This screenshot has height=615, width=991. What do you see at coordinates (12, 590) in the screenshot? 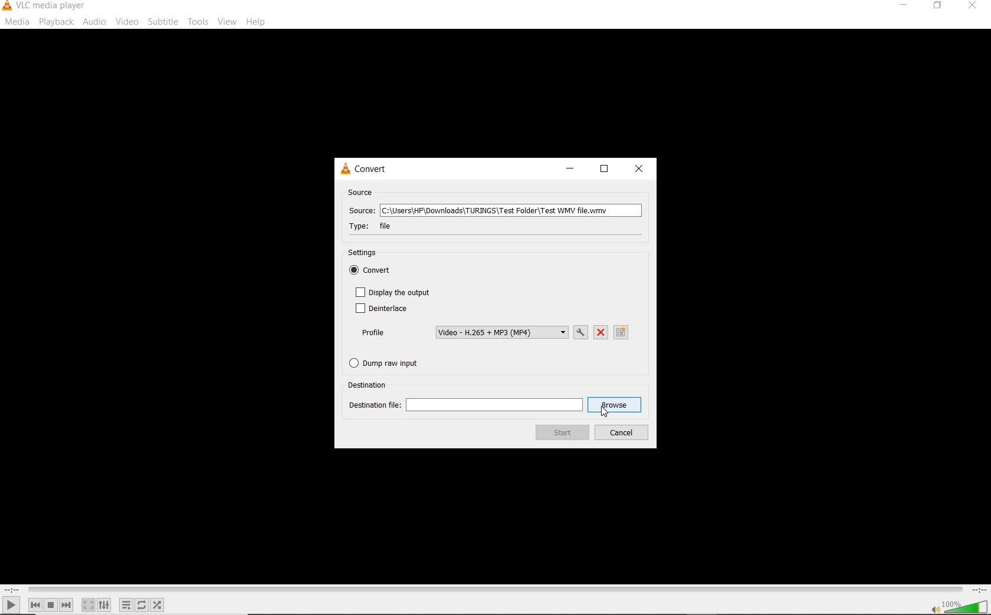
I see `elapsed time` at bounding box center [12, 590].